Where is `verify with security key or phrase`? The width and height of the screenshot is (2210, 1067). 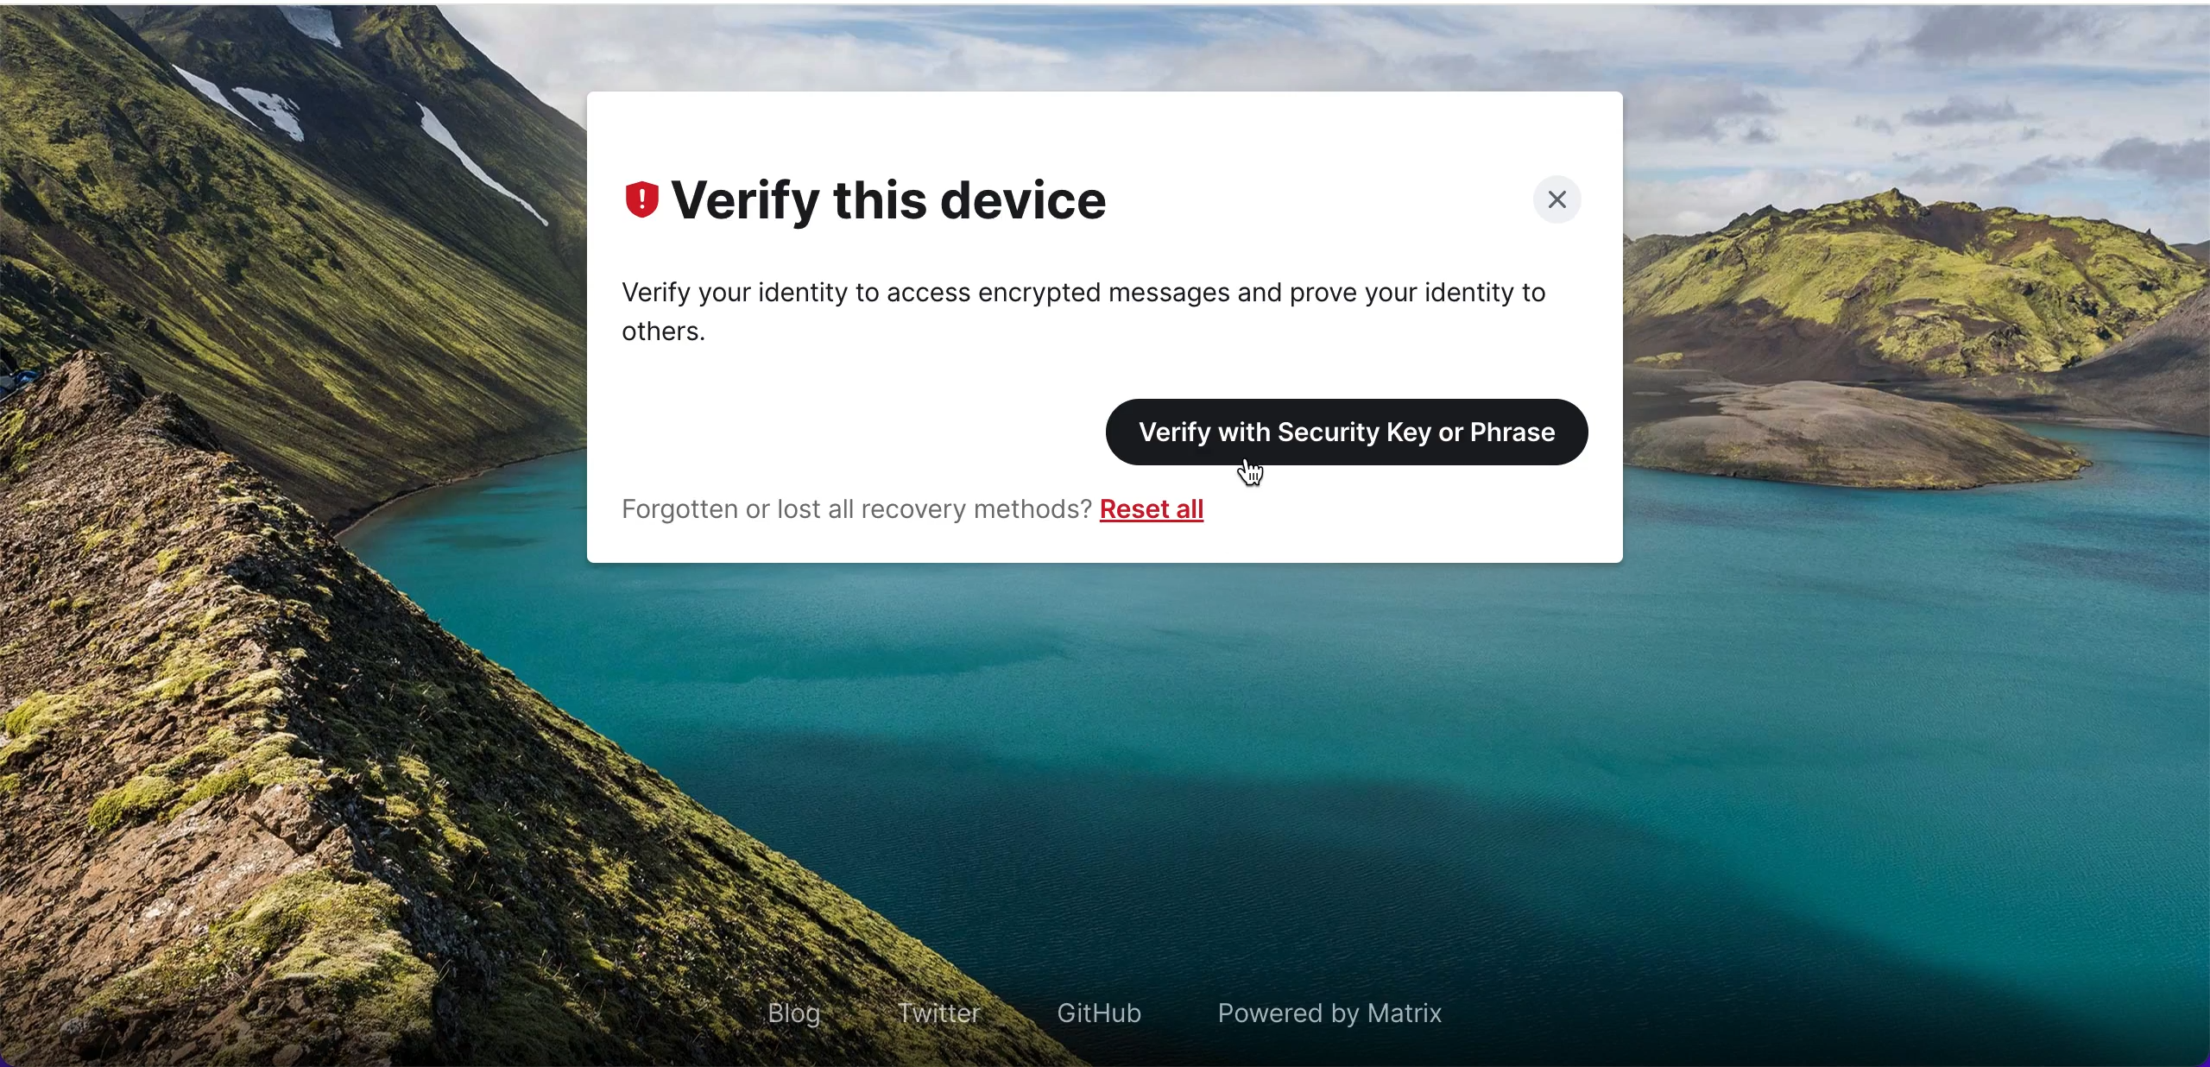 verify with security key or phrase is located at coordinates (1355, 425).